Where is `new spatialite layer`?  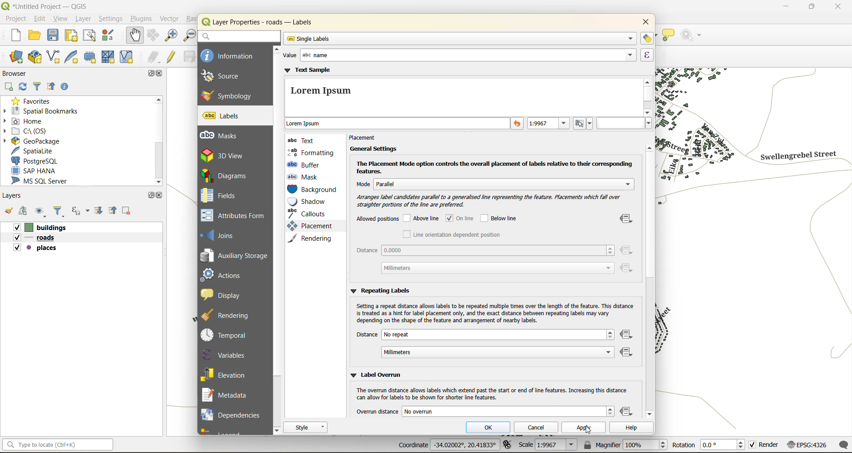
new spatialite layer is located at coordinates (74, 58).